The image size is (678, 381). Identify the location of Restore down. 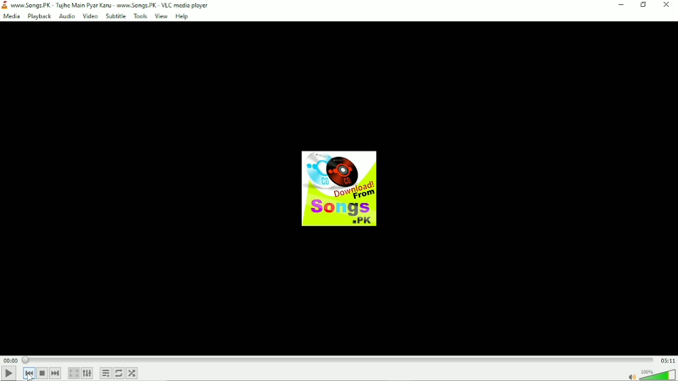
(644, 5).